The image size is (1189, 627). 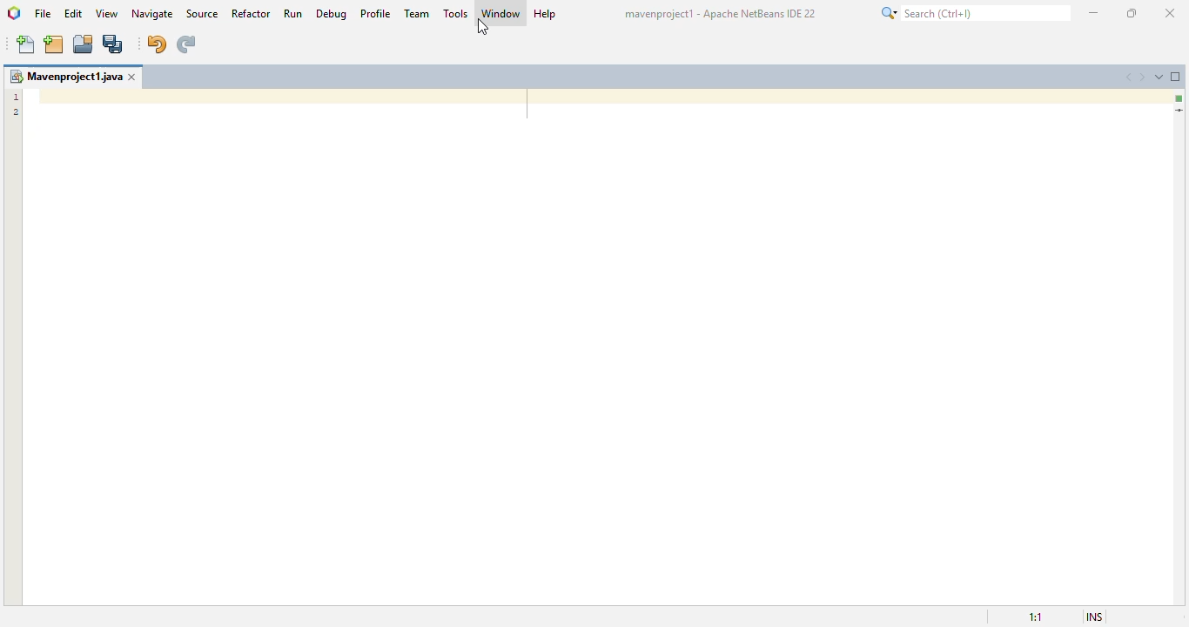 What do you see at coordinates (1030, 615) in the screenshot?
I see `magnification ratio` at bounding box center [1030, 615].